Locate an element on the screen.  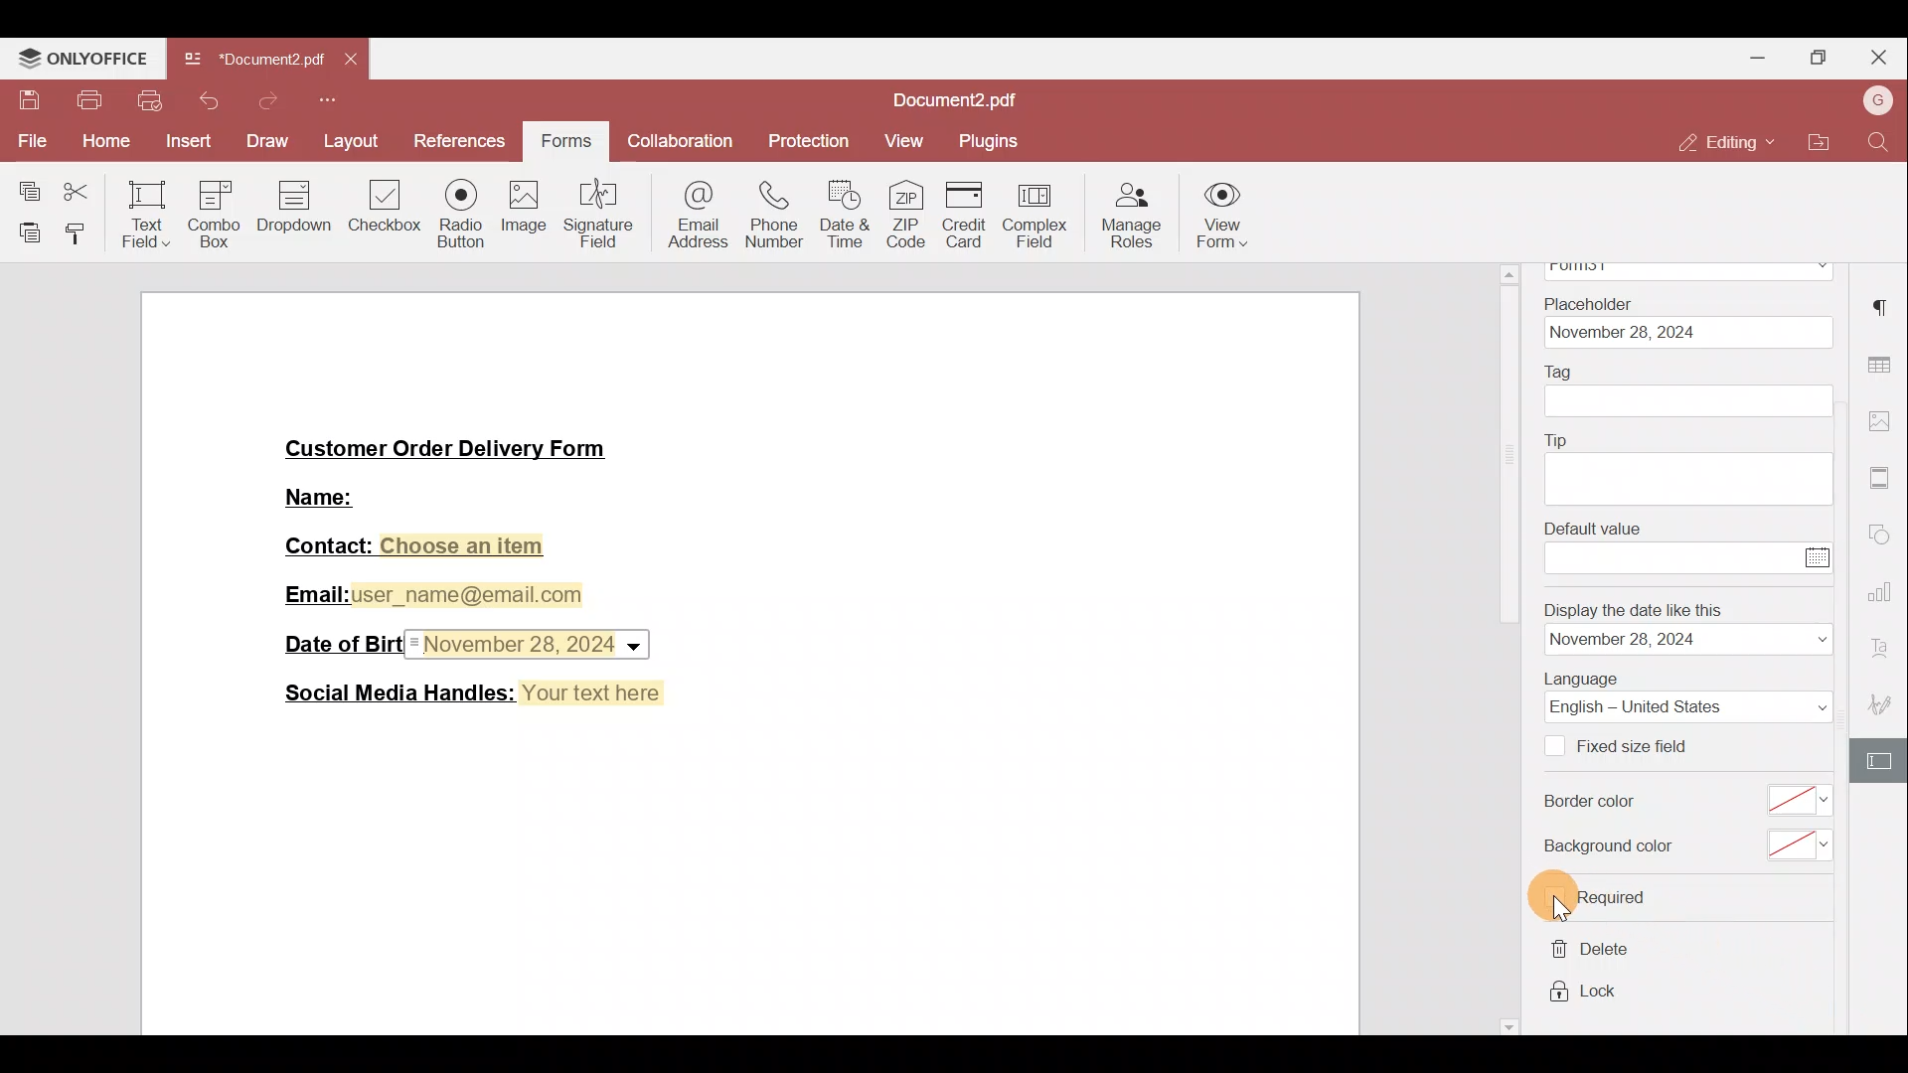
Save is located at coordinates (24, 96).